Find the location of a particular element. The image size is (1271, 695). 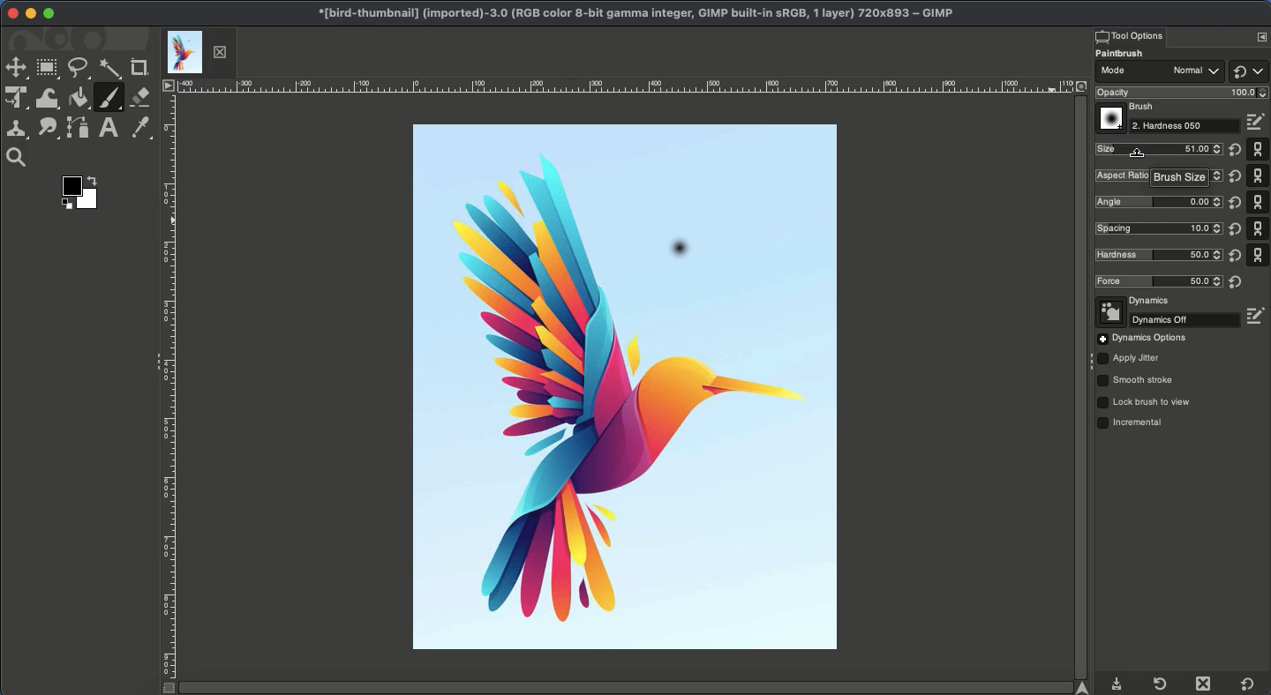

image is located at coordinates (619, 181).